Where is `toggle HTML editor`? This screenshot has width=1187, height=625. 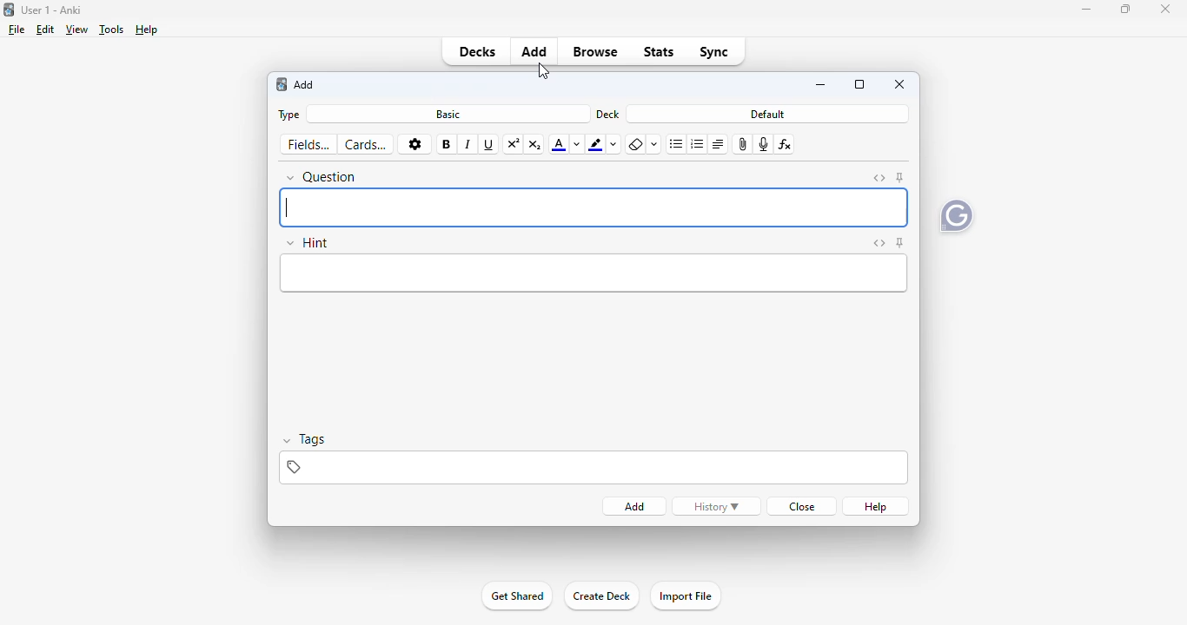 toggle HTML editor is located at coordinates (880, 179).